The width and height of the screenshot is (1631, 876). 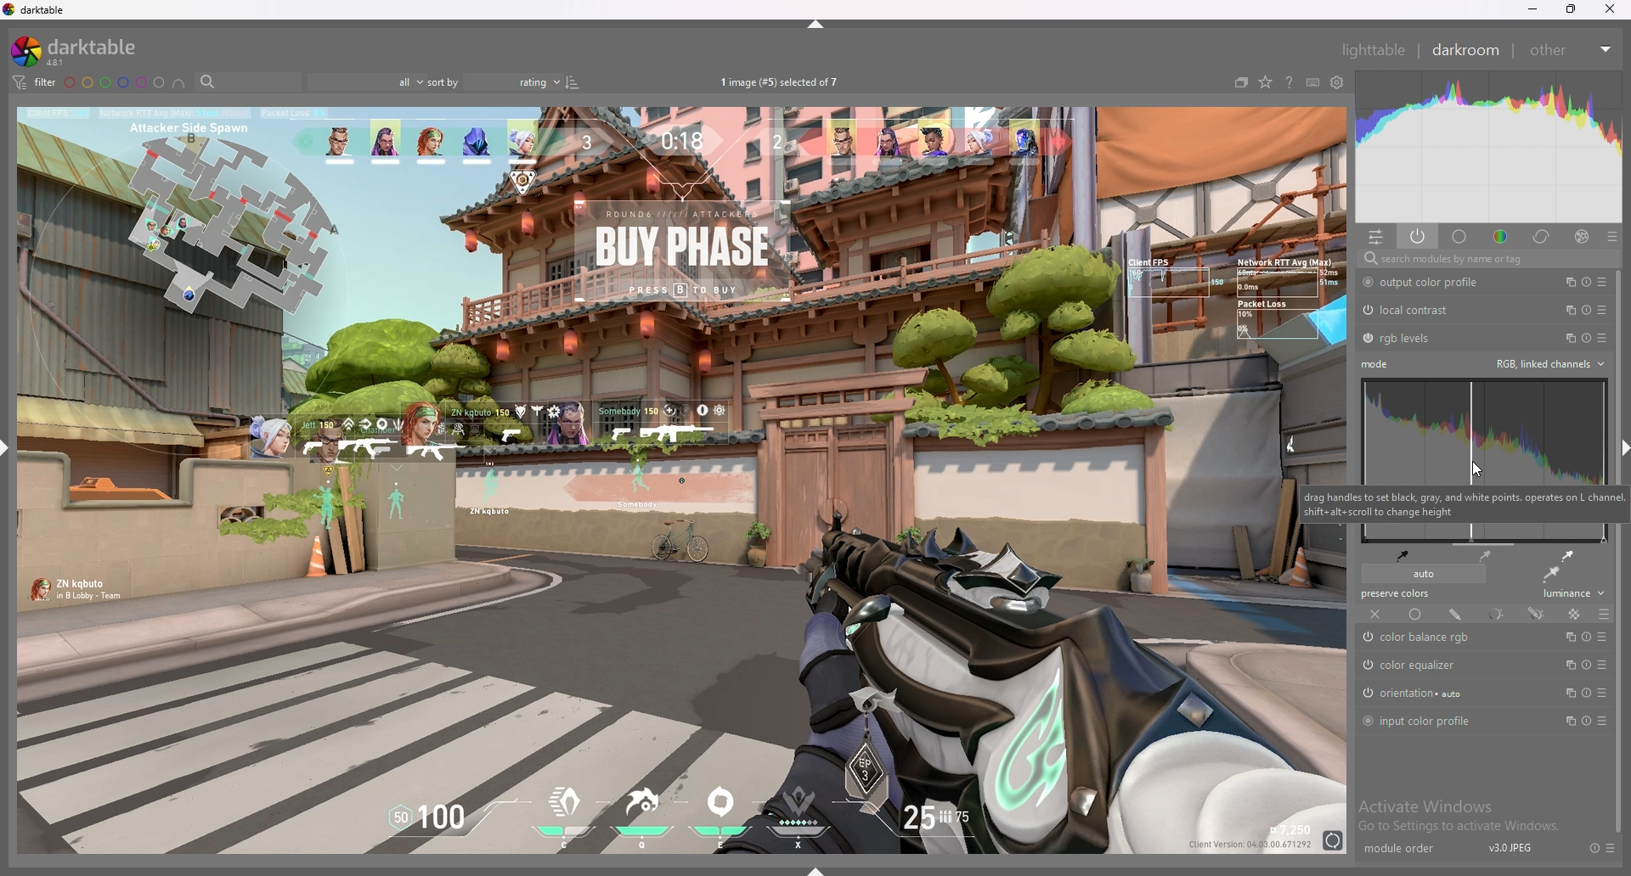 What do you see at coordinates (1542, 237) in the screenshot?
I see `correct` at bounding box center [1542, 237].